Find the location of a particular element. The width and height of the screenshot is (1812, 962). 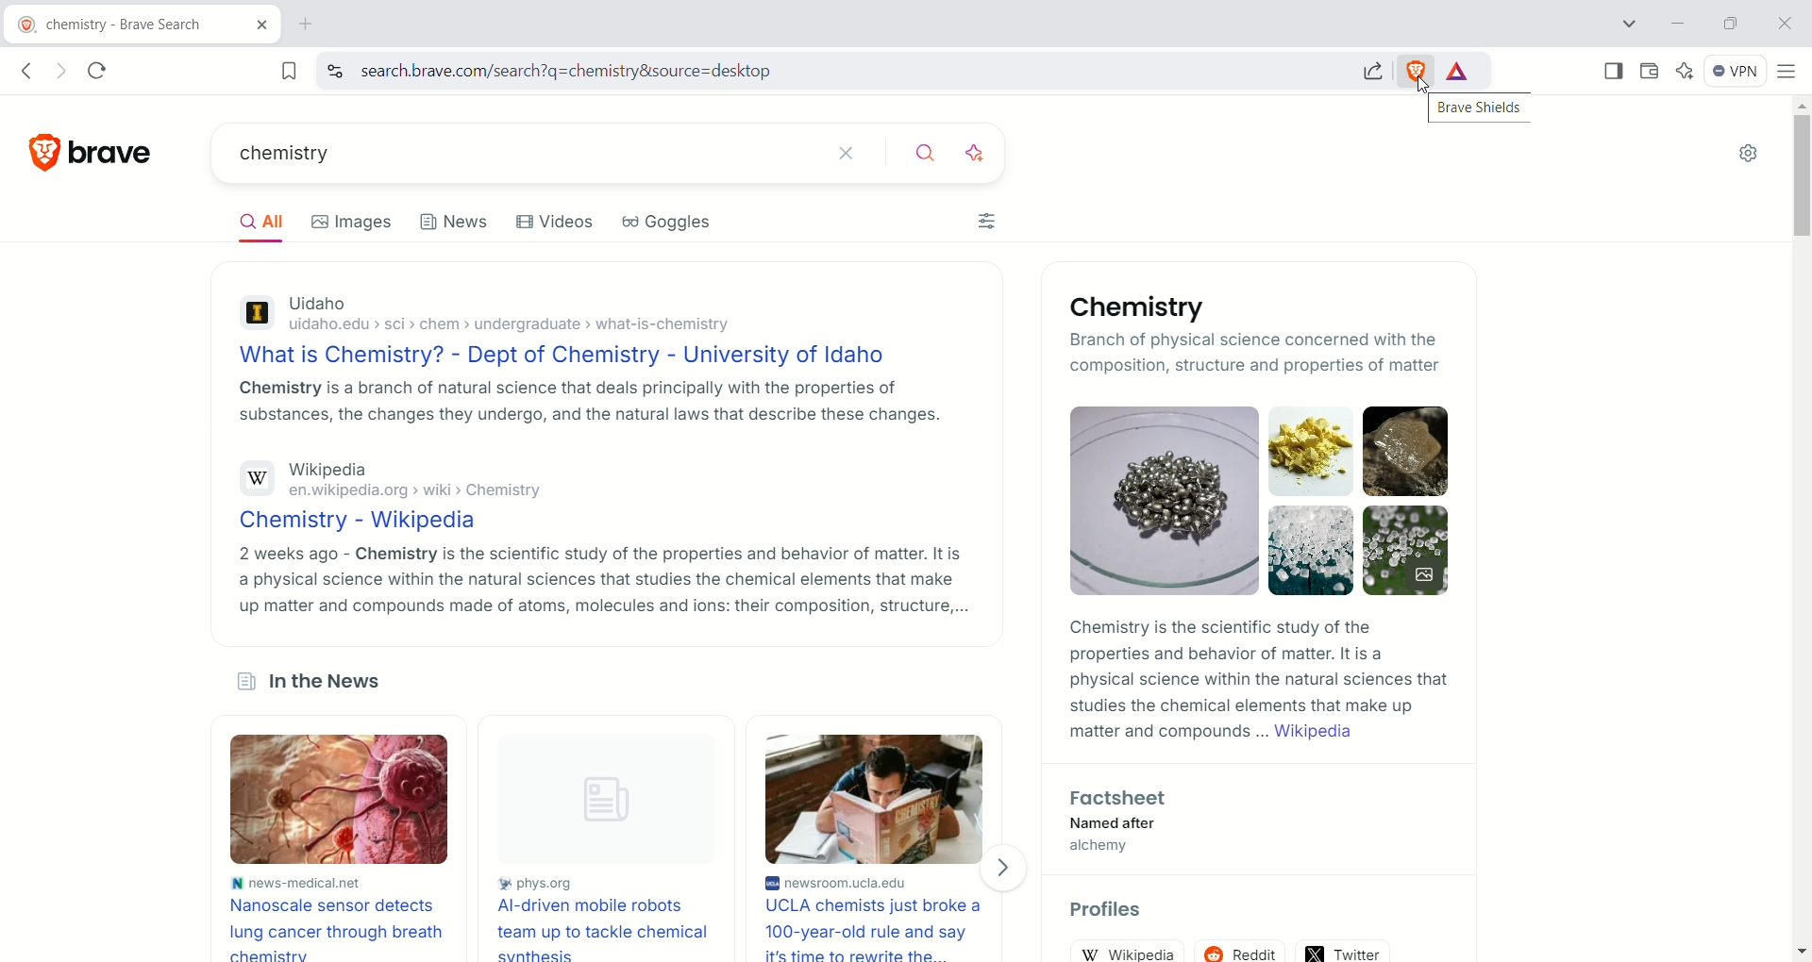

All is located at coordinates (259, 222).